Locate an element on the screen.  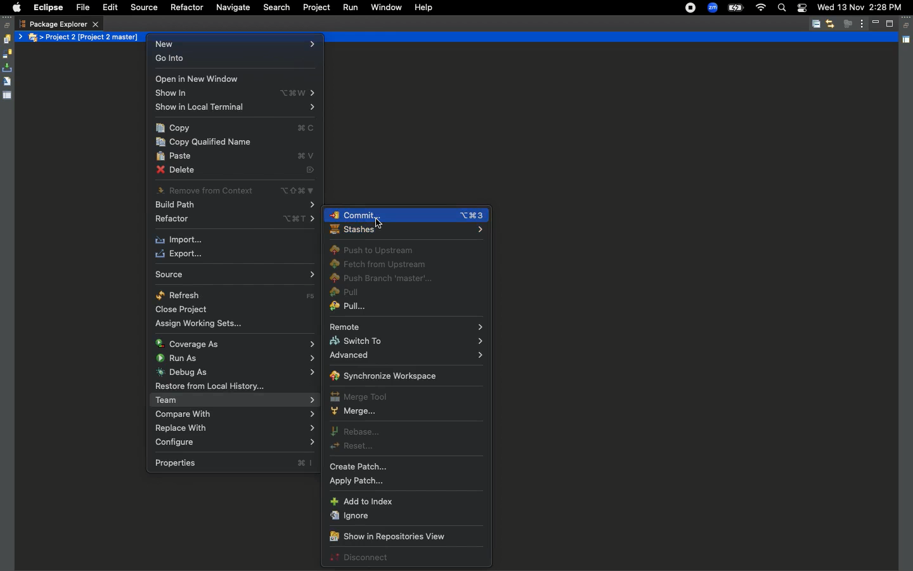
Minimize is located at coordinates (877, 23).